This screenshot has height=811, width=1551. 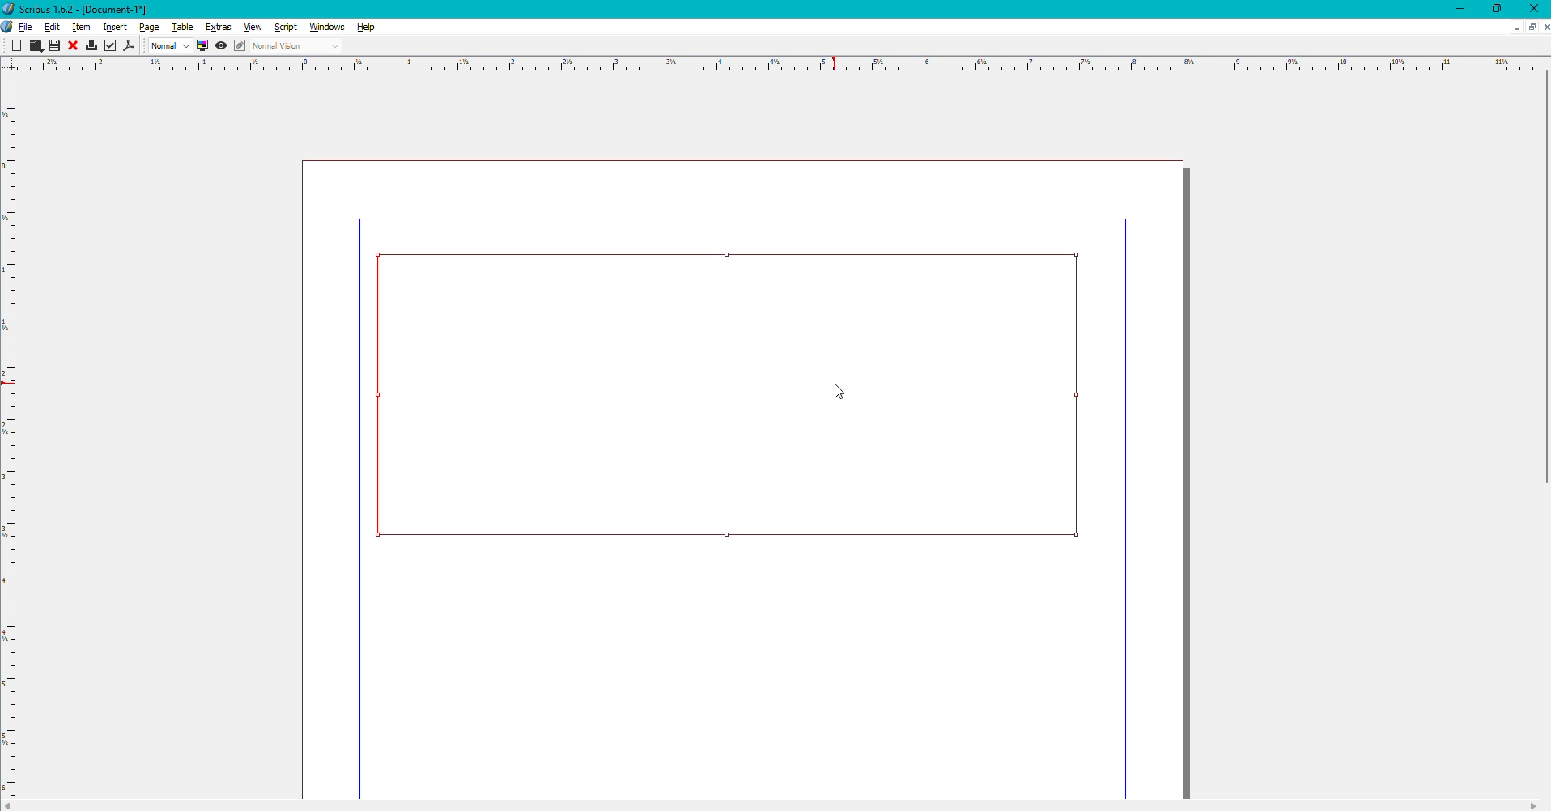 What do you see at coordinates (1536, 10) in the screenshot?
I see `Close` at bounding box center [1536, 10].